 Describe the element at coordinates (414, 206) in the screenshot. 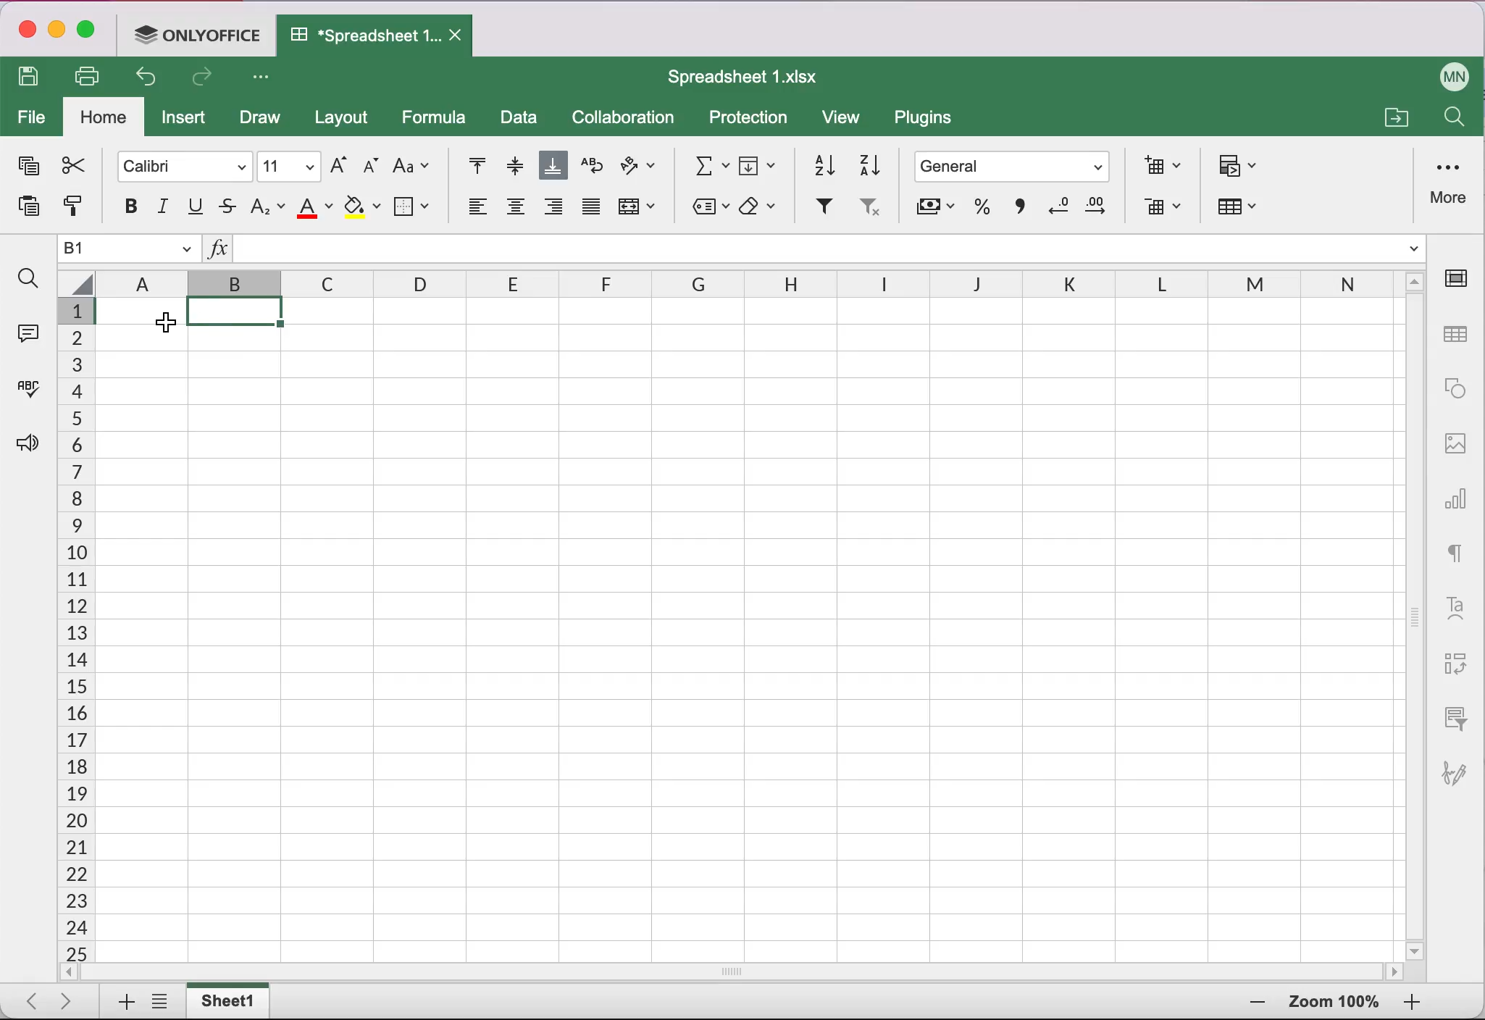

I see `borders` at that location.